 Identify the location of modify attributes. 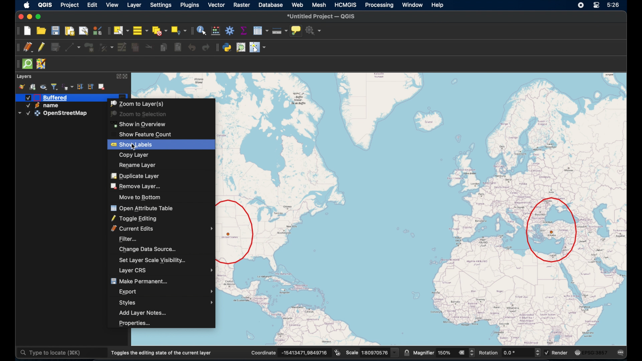
(122, 46).